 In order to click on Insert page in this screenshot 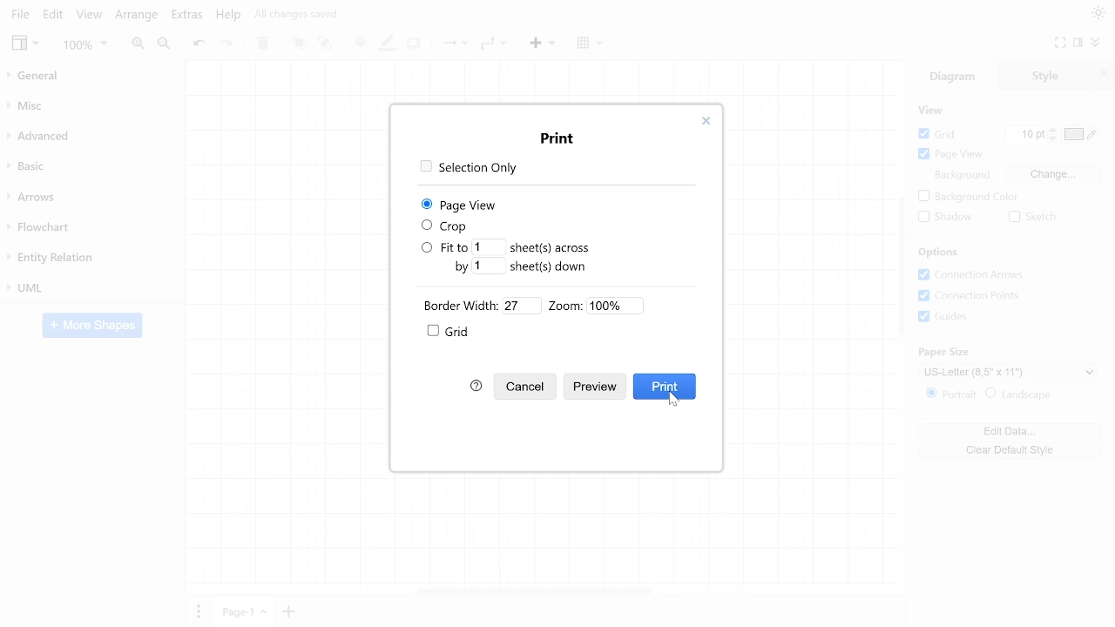, I will do `click(289, 612)`.